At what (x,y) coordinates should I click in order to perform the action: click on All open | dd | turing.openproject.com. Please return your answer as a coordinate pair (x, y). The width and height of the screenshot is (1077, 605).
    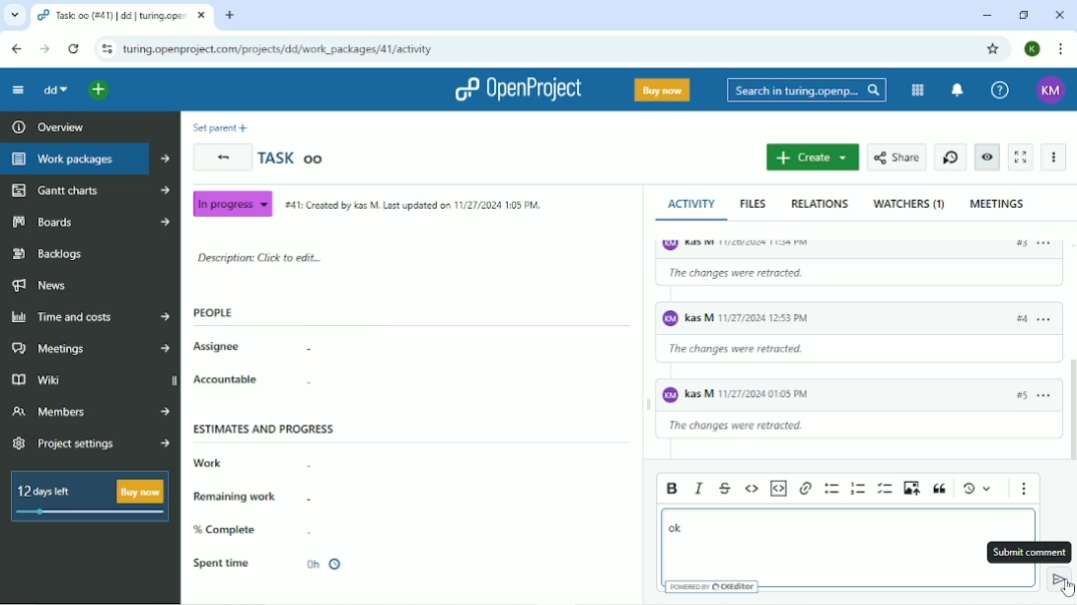
    Looking at the image, I should click on (120, 16).